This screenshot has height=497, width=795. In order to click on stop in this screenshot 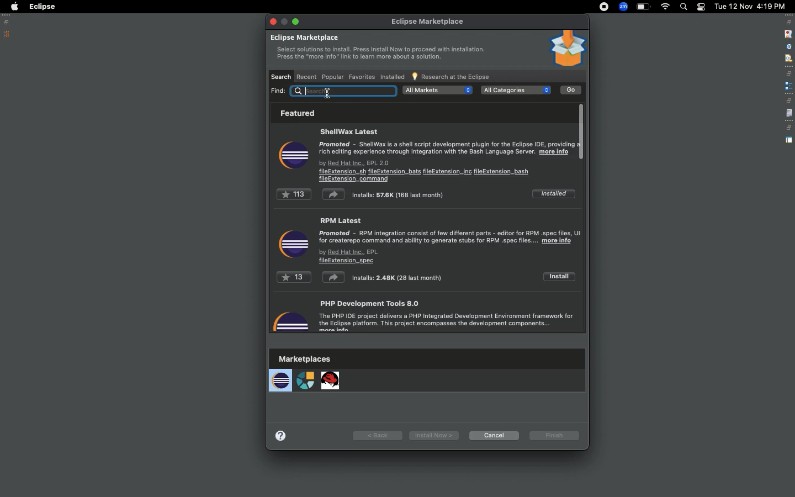, I will do `click(787, 33)`.